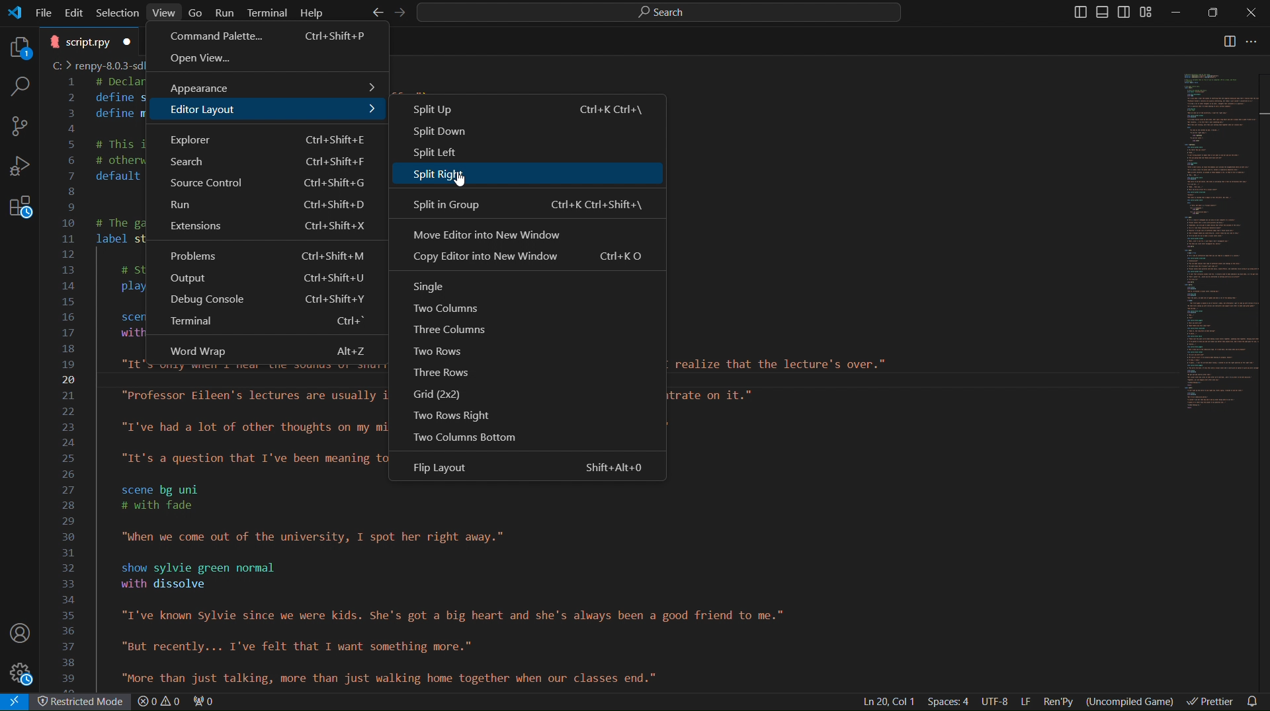 This screenshot has height=711, width=1270. What do you see at coordinates (17, 86) in the screenshot?
I see `Search` at bounding box center [17, 86].